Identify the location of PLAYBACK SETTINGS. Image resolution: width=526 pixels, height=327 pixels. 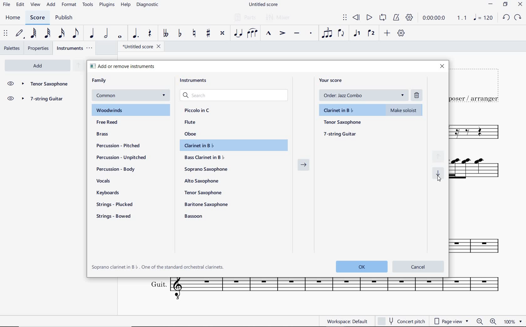
(409, 18).